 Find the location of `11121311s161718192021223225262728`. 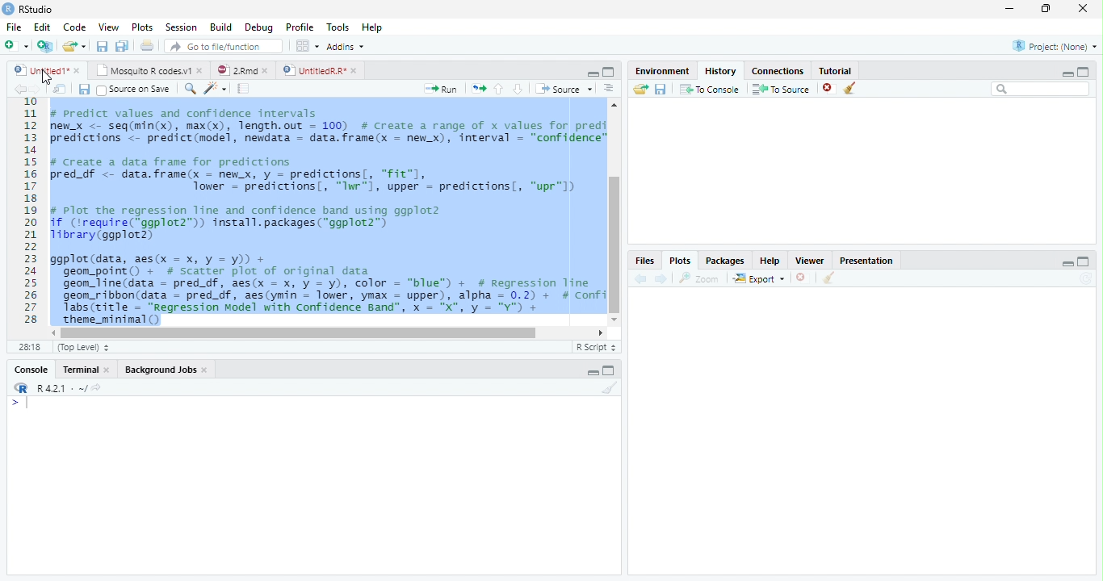

11121311s161718192021223225262728 is located at coordinates (31, 219).